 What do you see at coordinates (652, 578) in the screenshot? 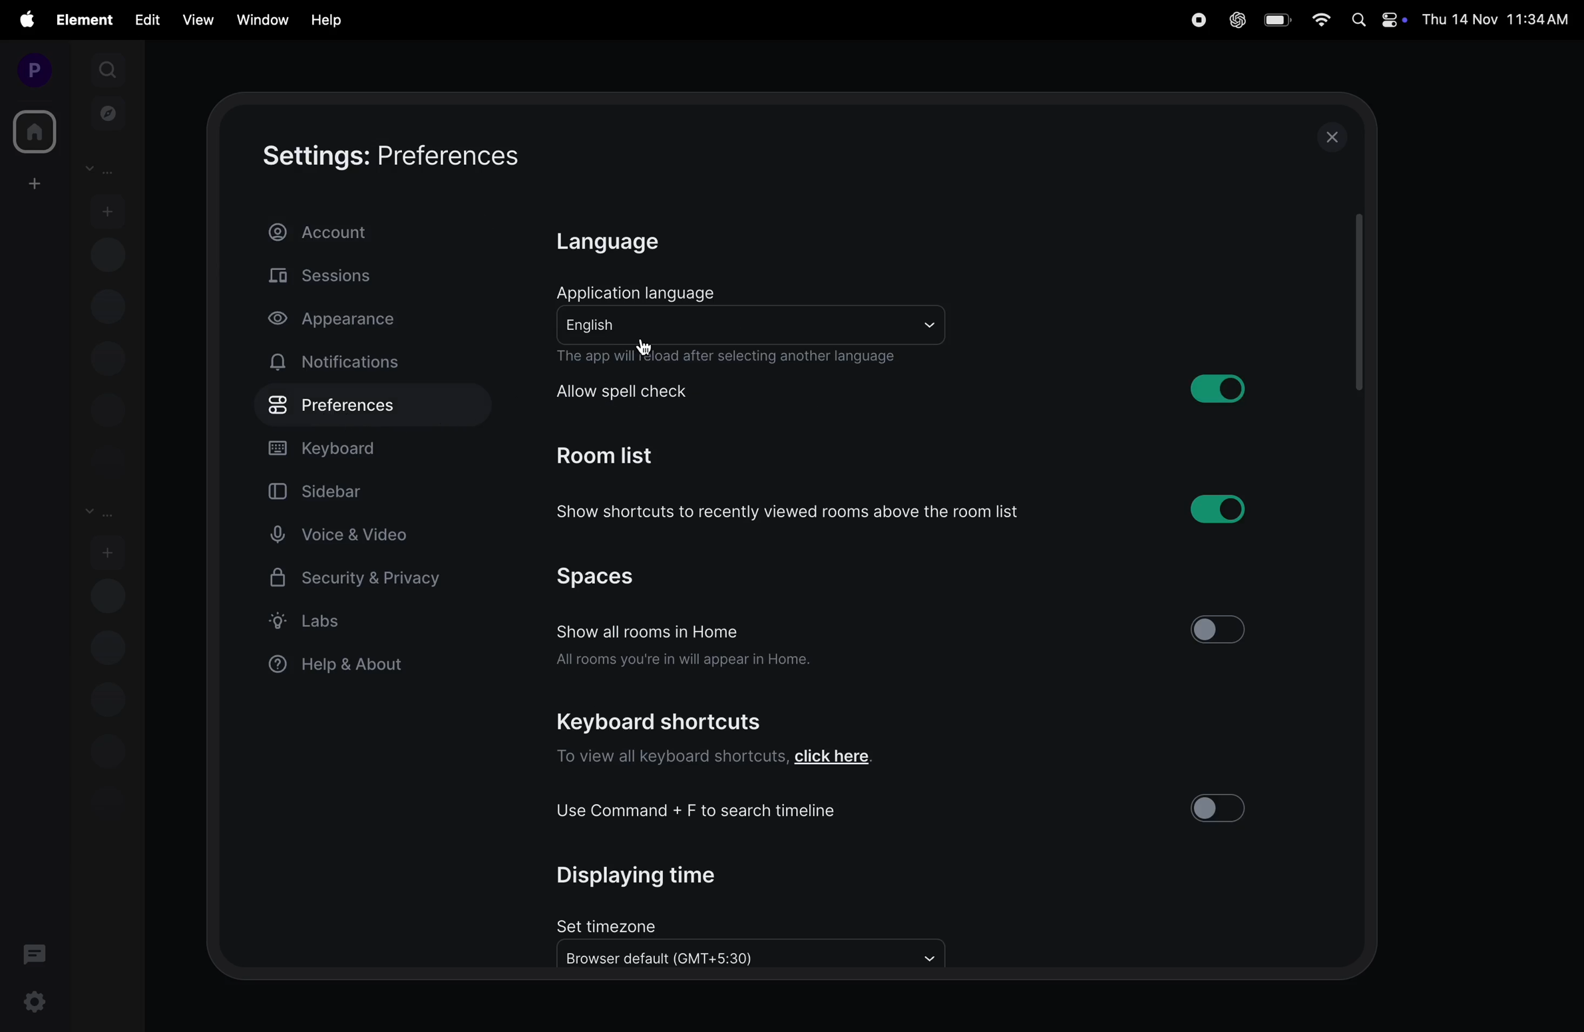
I see `spaces` at bounding box center [652, 578].